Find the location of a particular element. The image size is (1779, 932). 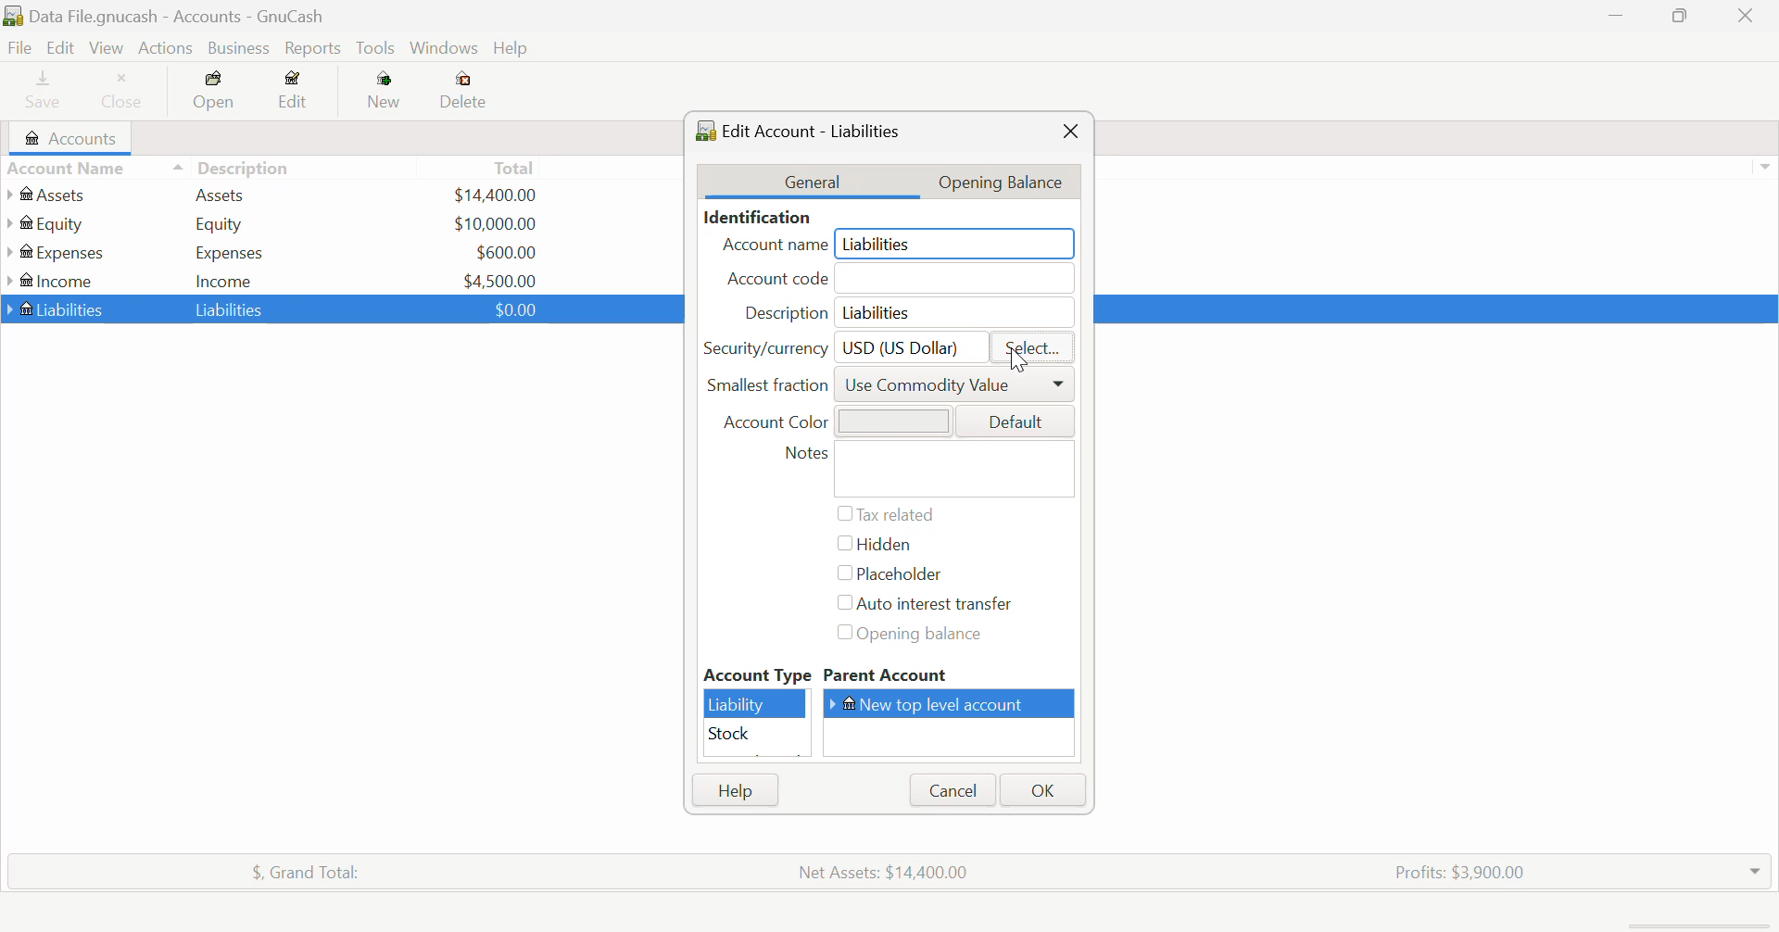

Help is located at coordinates (513, 49).